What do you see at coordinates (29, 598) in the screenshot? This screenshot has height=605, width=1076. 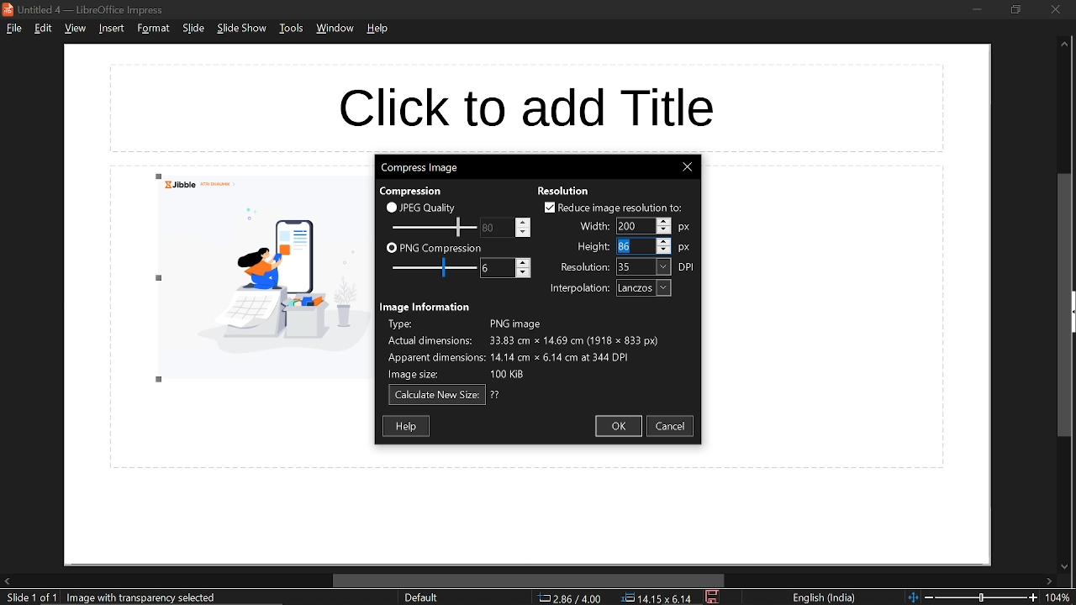 I see `current slide` at bounding box center [29, 598].